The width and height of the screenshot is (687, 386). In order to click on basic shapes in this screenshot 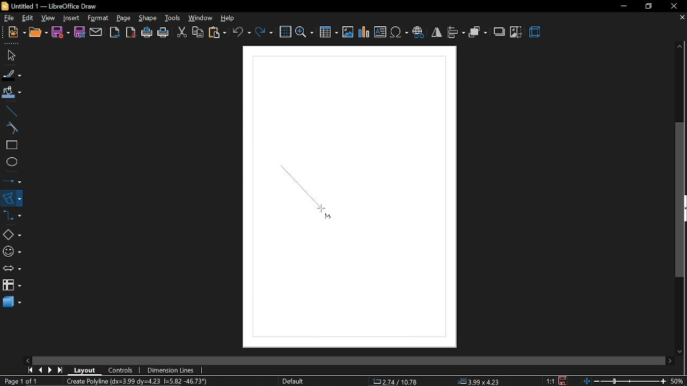, I will do `click(11, 235)`.